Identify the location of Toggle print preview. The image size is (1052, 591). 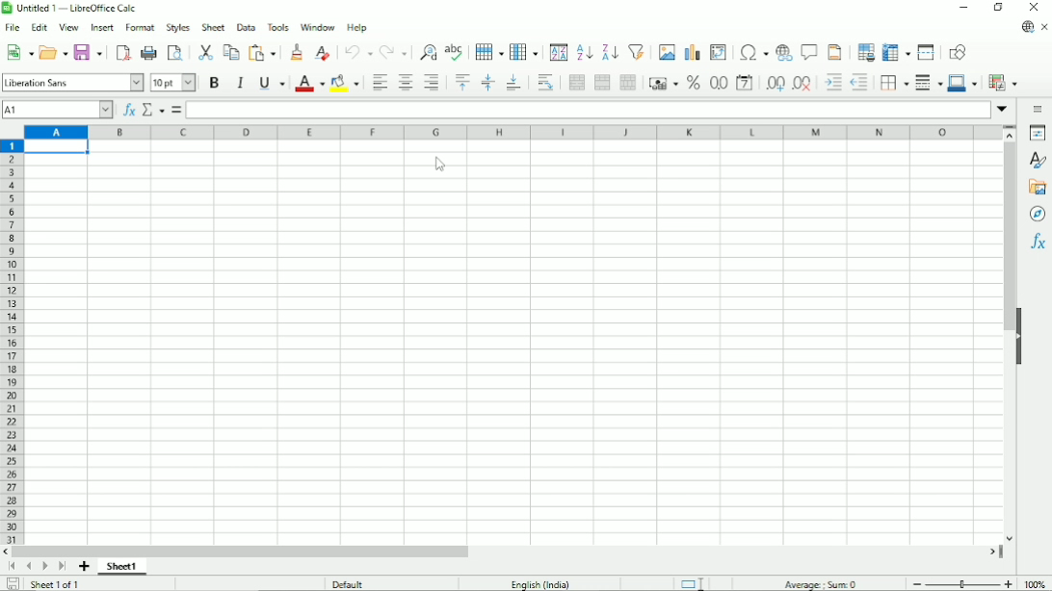
(176, 54).